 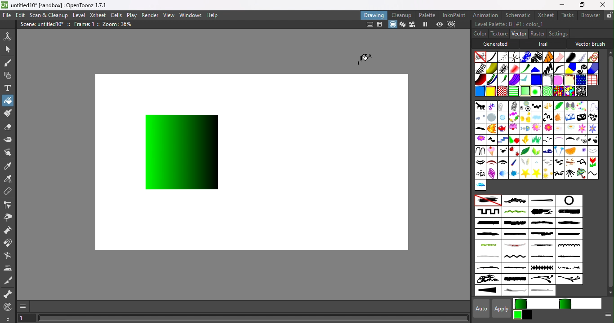 I want to click on Pare, so click(x=594, y=151).